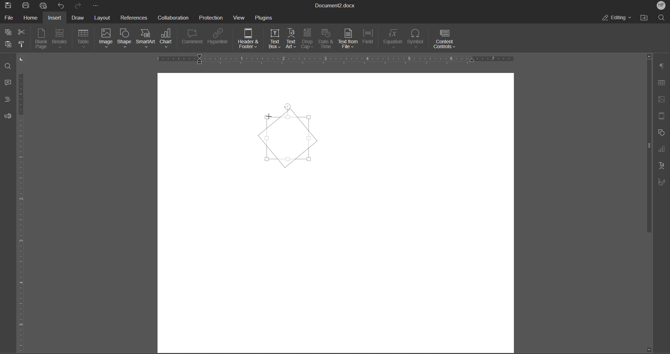 This screenshot has width=670, height=354. What do you see at coordinates (9, 17) in the screenshot?
I see `File` at bounding box center [9, 17].